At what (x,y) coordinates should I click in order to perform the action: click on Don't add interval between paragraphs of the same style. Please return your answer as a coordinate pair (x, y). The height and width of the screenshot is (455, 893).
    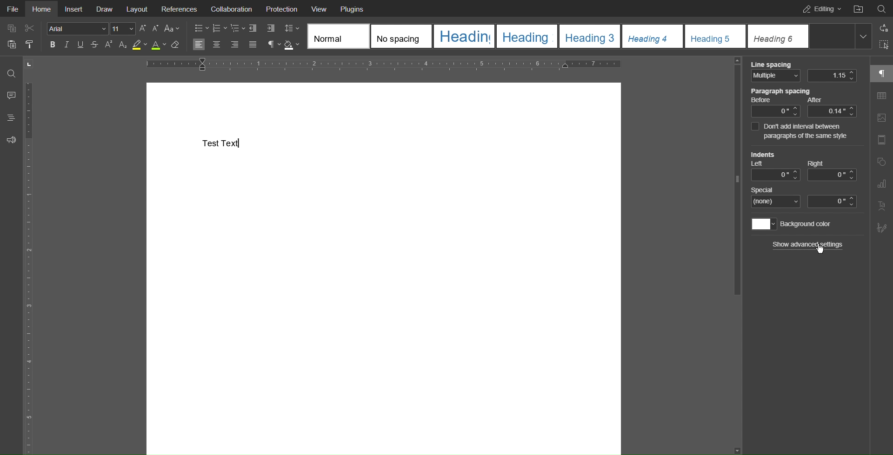
    Looking at the image, I should click on (804, 131).